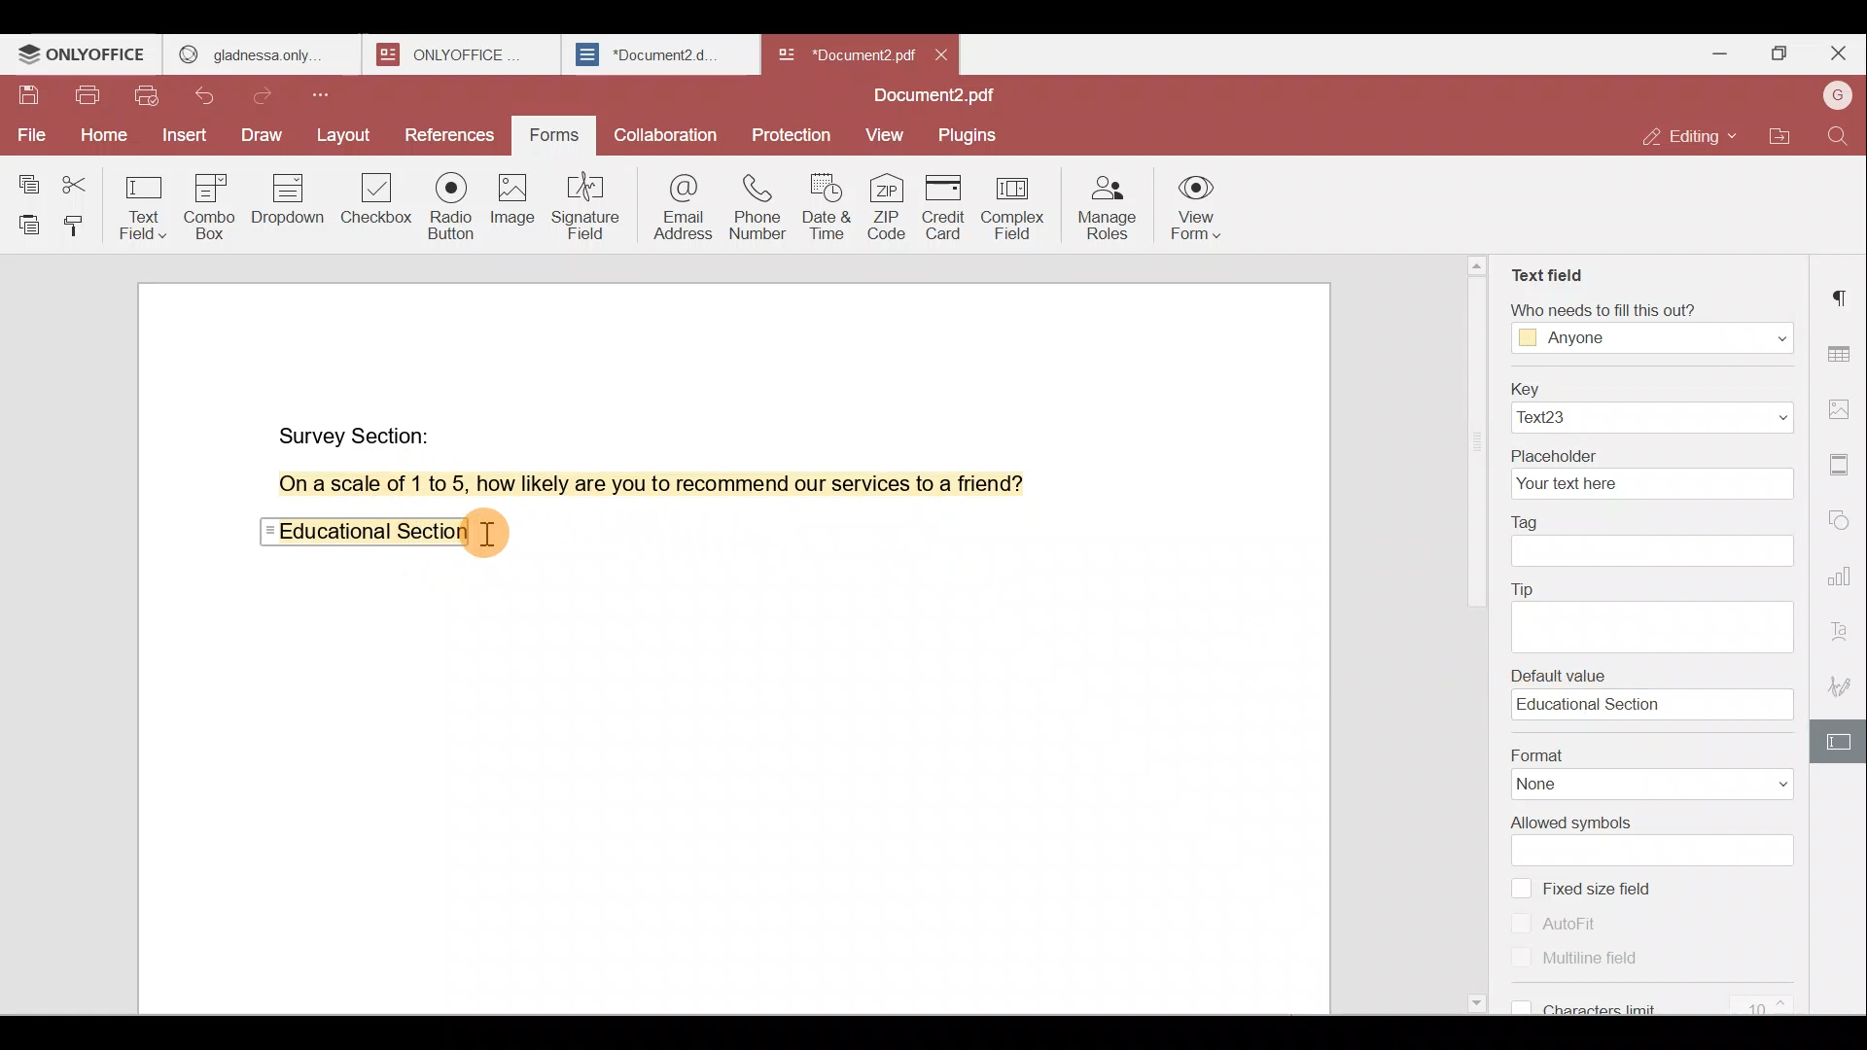 This screenshot has width=1867, height=1050. What do you see at coordinates (100, 139) in the screenshot?
I see `Home` at bounding box center [100, 139].